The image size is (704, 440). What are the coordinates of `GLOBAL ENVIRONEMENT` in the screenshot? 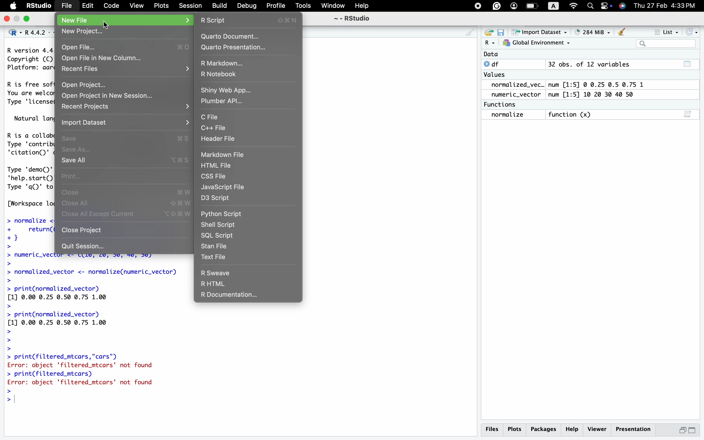 It's located at (536, 44).